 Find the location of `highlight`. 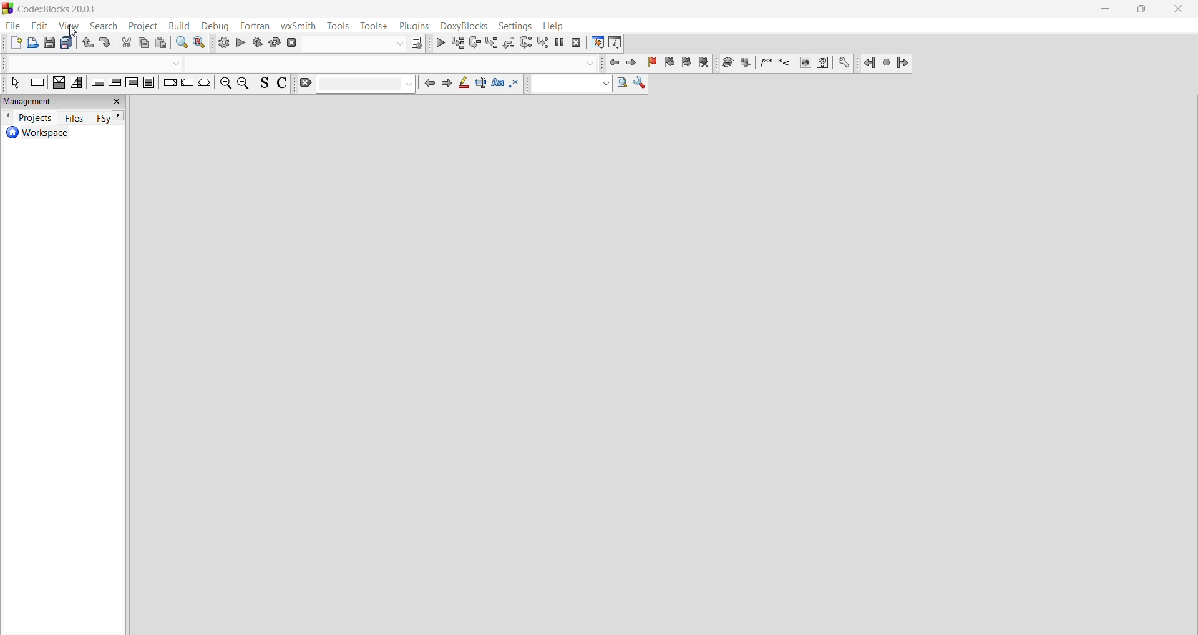

highlight is located at coordinates (463, 85).